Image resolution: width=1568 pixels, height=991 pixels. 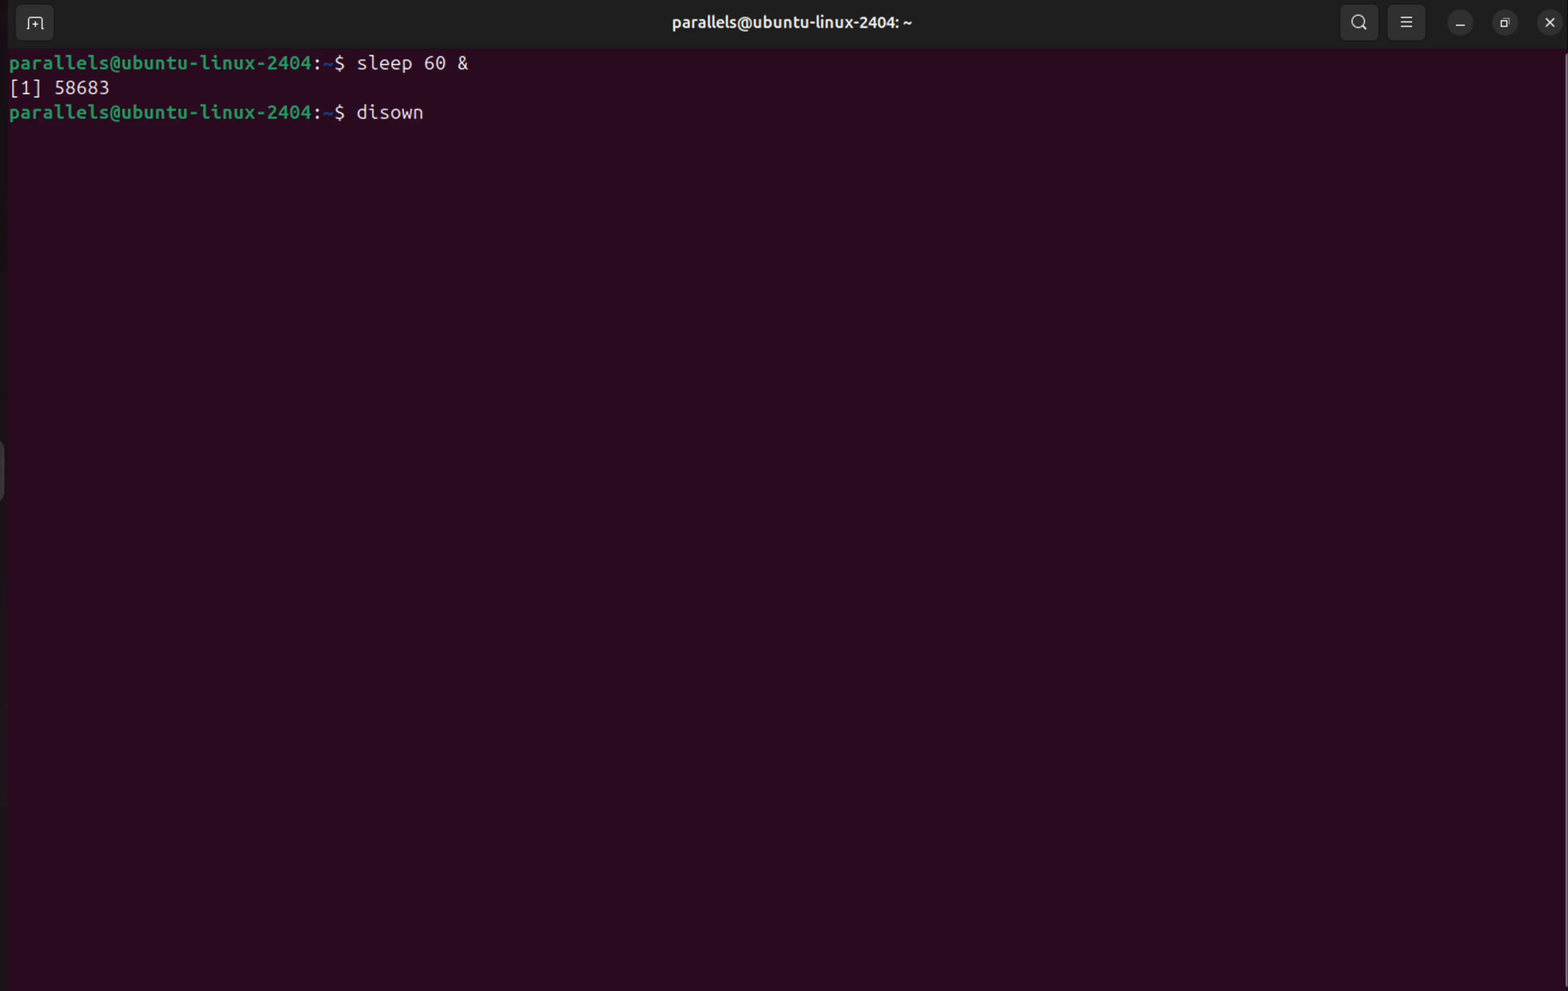 I want to click on view options, so click(x=1408, y=23).